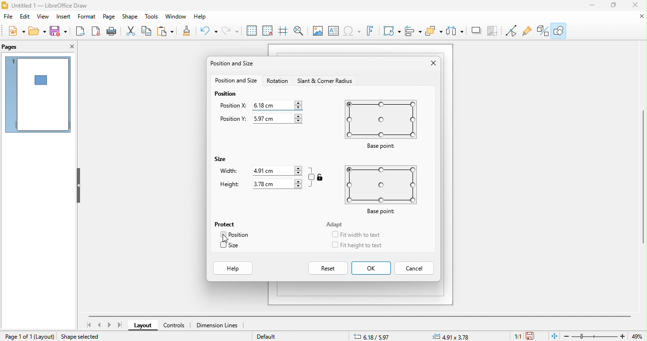 The height and width of the screenshot is (341, 647). I want to click on the document has been modified since the last save, so click(533, 336).